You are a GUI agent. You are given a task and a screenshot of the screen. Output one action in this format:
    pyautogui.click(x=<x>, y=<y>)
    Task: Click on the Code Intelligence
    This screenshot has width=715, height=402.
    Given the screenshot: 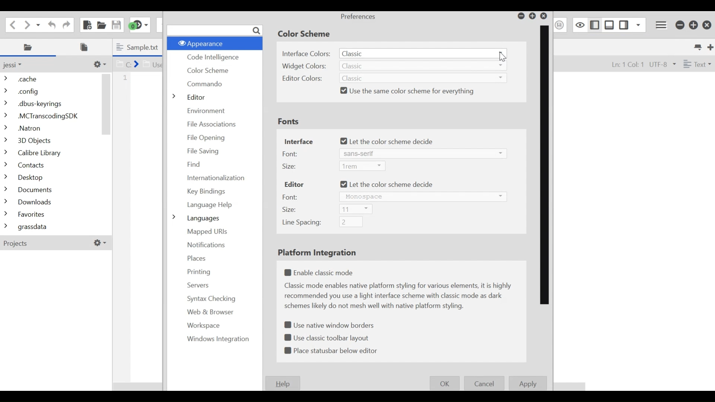 What is the action you would take?
    pyautogui.click(x=212, y=58)
    